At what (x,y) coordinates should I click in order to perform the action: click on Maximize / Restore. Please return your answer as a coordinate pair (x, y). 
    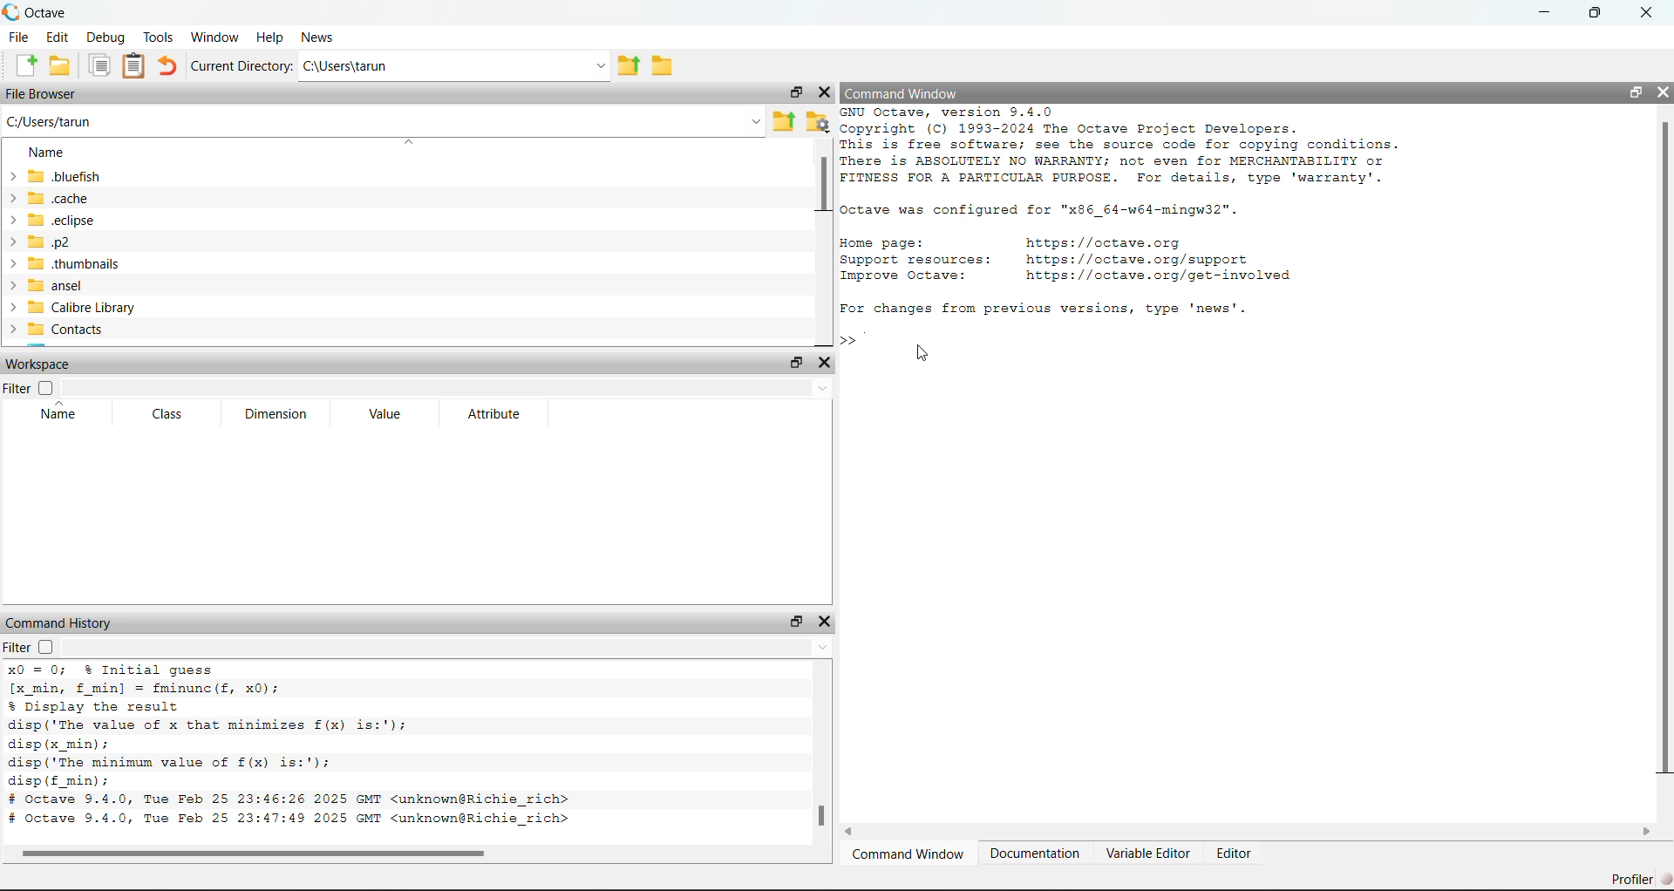
    Looking at the image, I should click on (794, 618).